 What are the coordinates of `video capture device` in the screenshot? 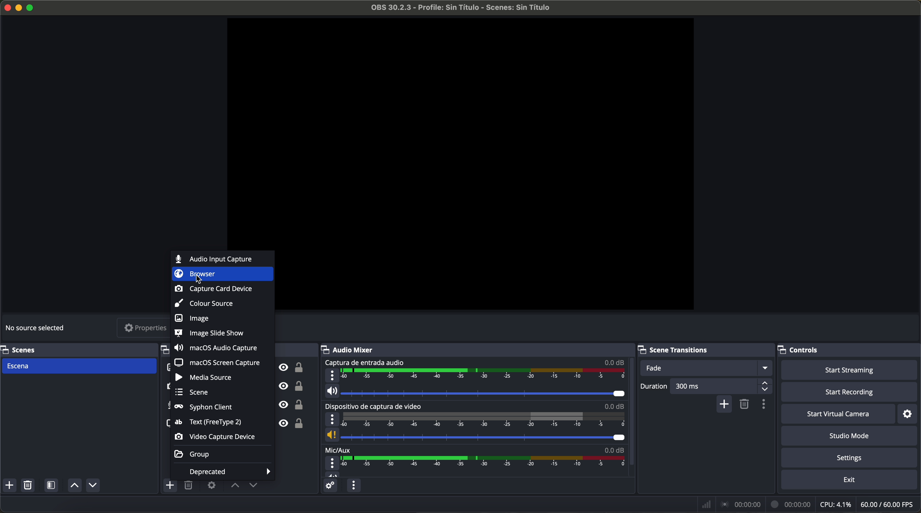 It's located at (170, 386).